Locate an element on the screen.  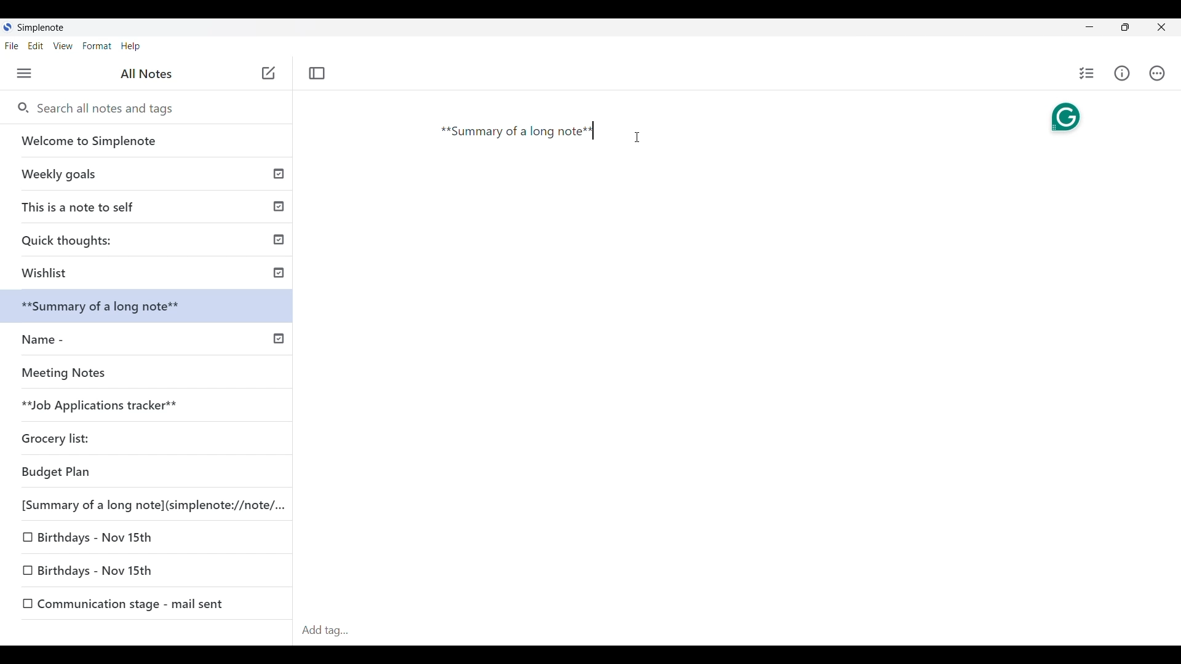
All notes is located at coordinates (146, 73).